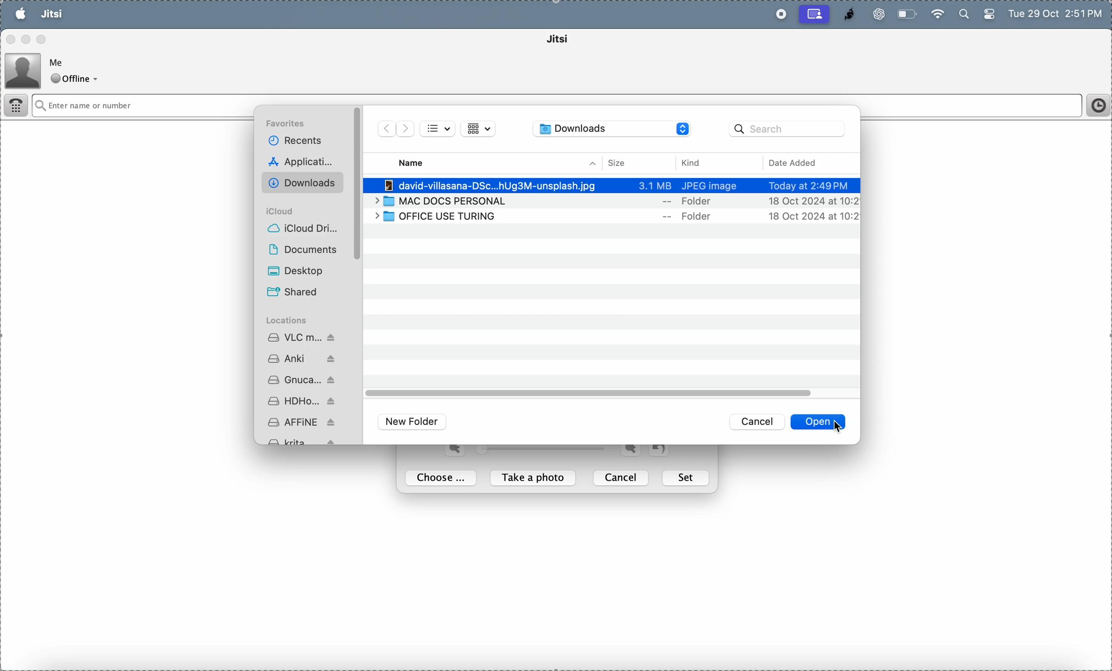 Image resolution: width=1112 pixels, height=671 pixels. What do you see at coordinates (289, 124) in the screenshot?
I see `favourites` at bounding box center [289, 124].